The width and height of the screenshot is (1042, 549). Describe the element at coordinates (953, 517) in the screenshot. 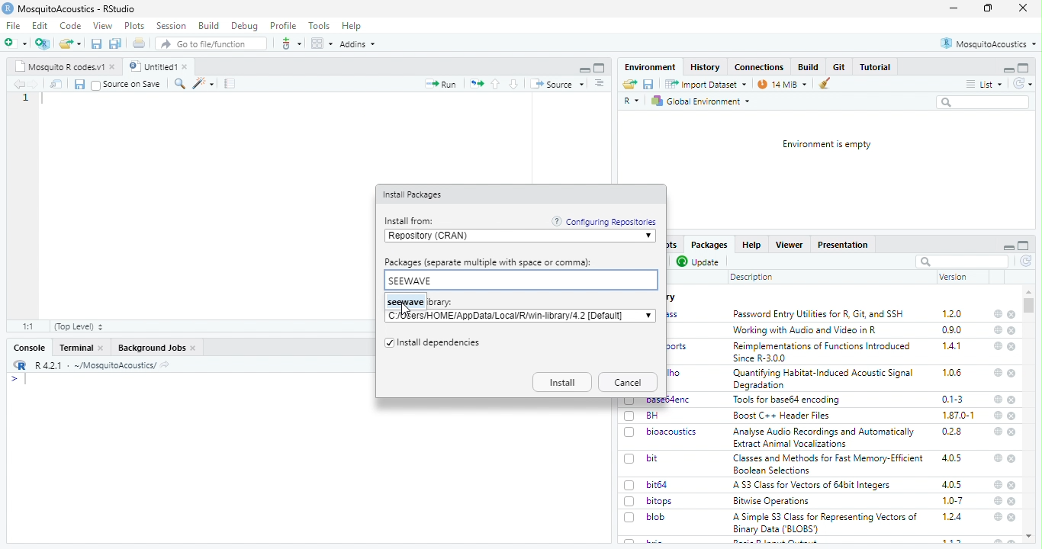

I see `124` at that location.